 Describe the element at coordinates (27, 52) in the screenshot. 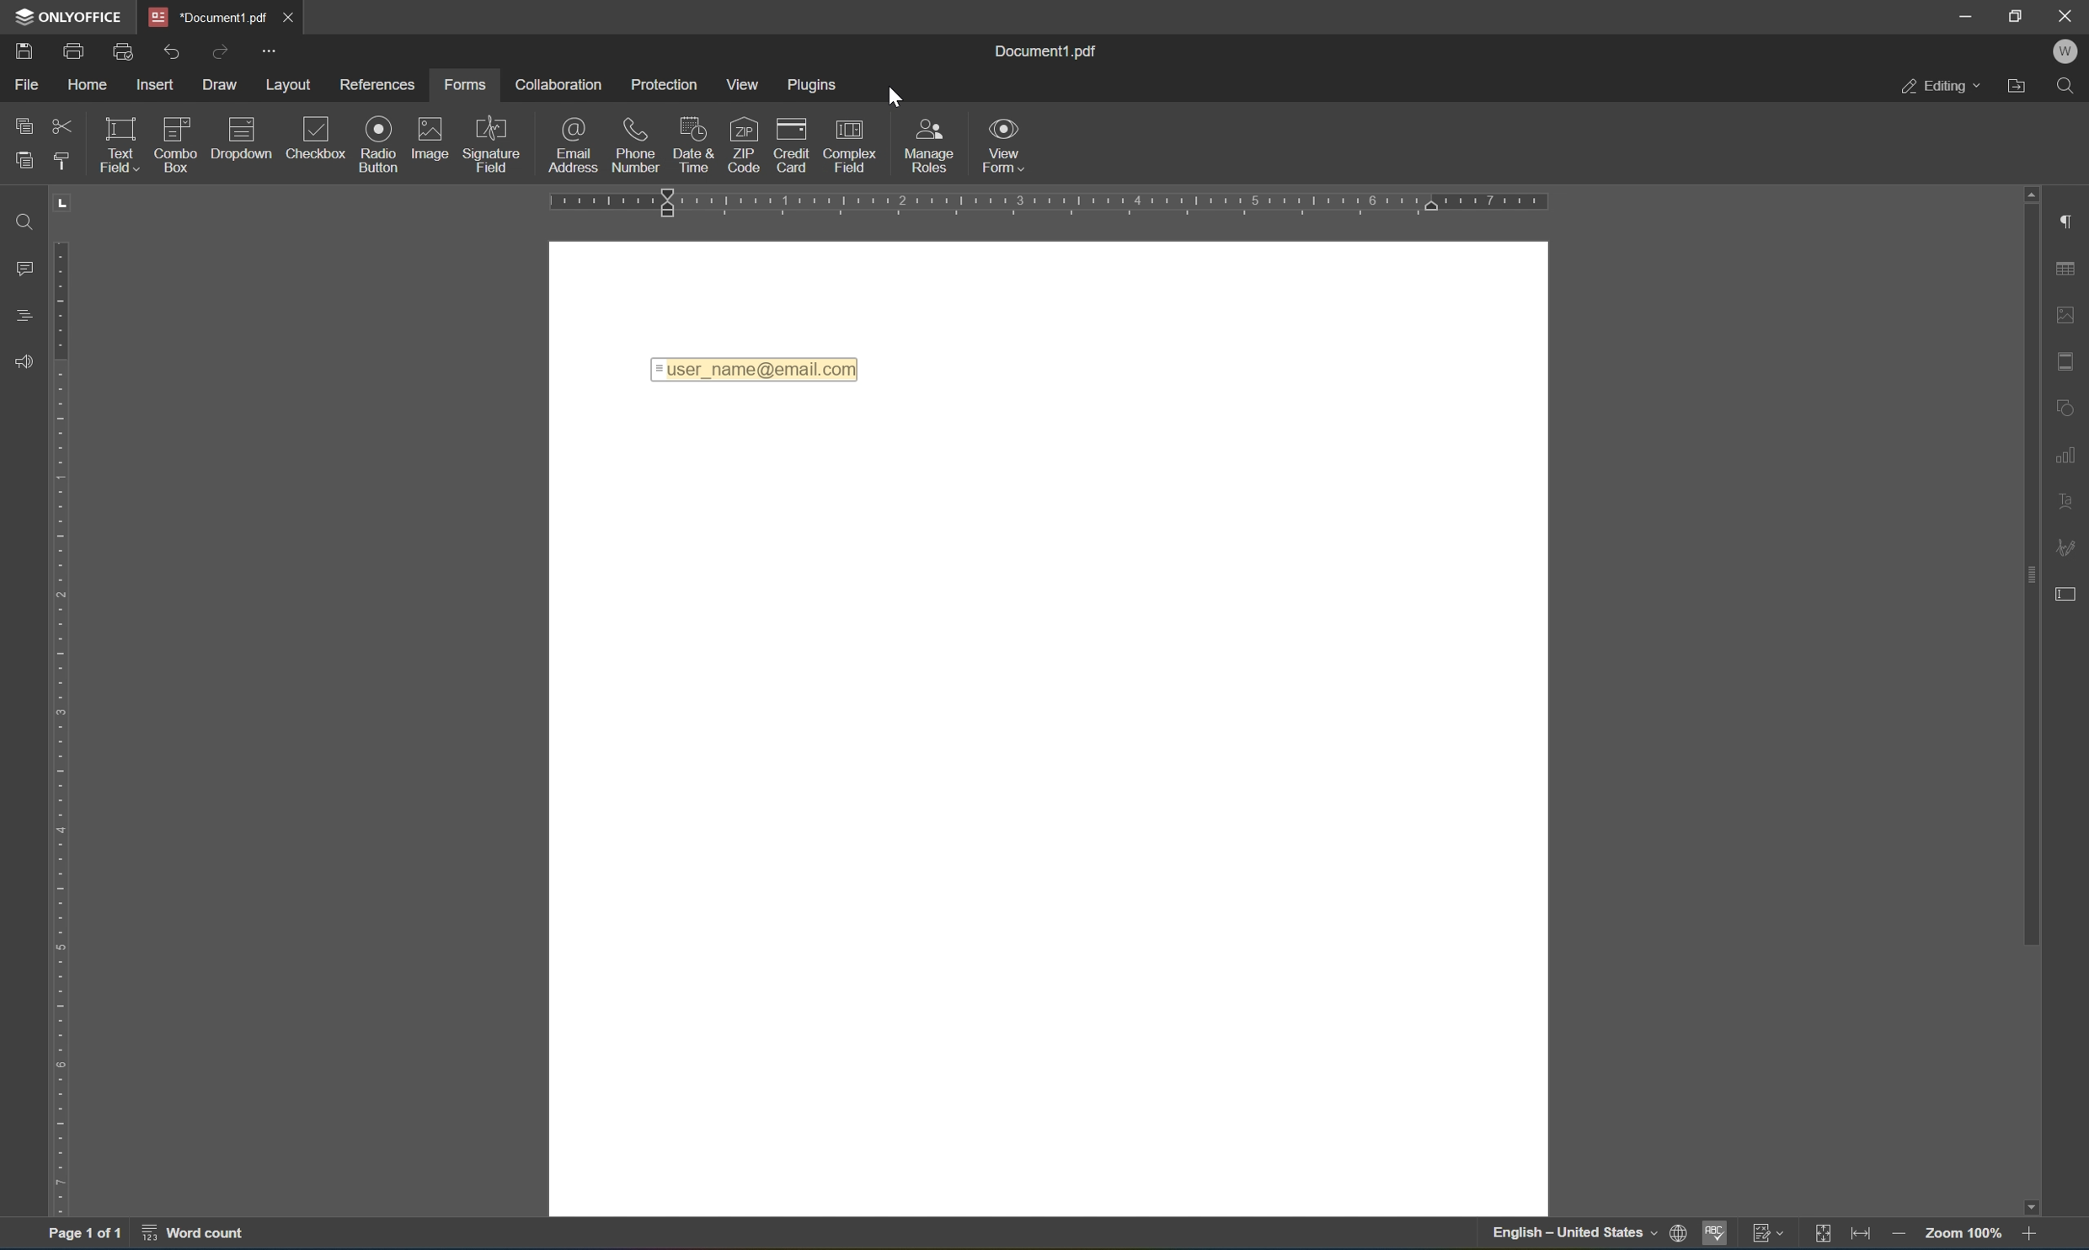

I see `save` at that location.